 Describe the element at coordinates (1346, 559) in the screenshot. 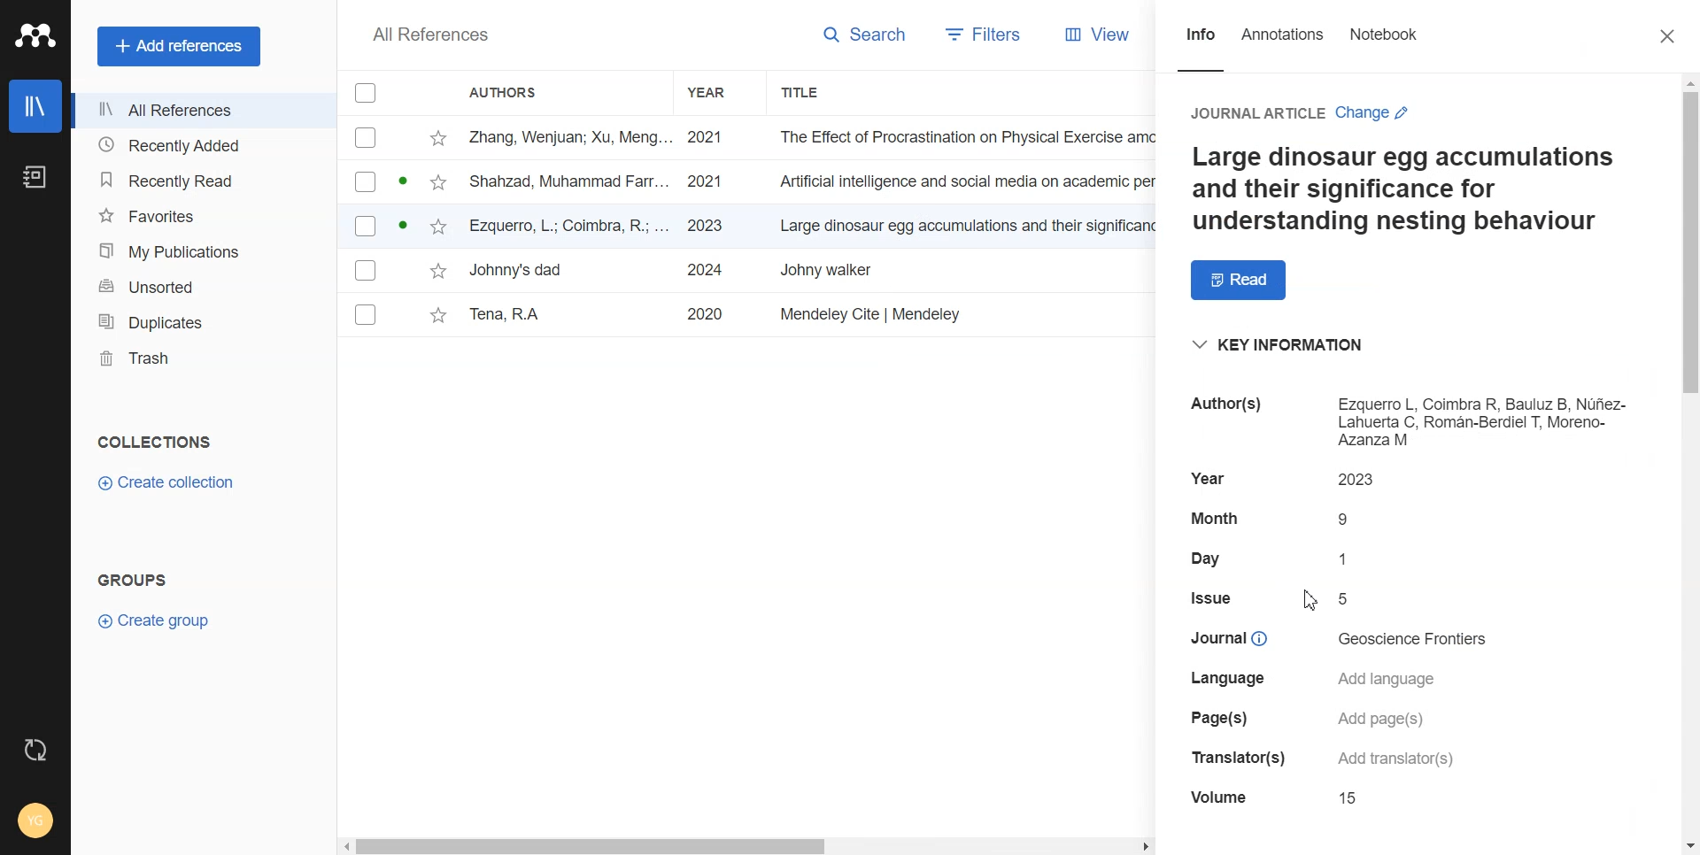

I see `details` at that location.